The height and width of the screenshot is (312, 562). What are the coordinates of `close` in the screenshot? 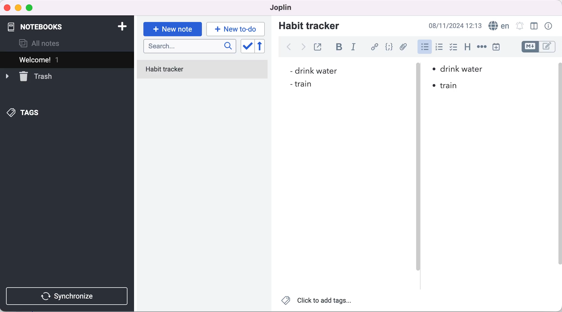 It's located at (7, 7).